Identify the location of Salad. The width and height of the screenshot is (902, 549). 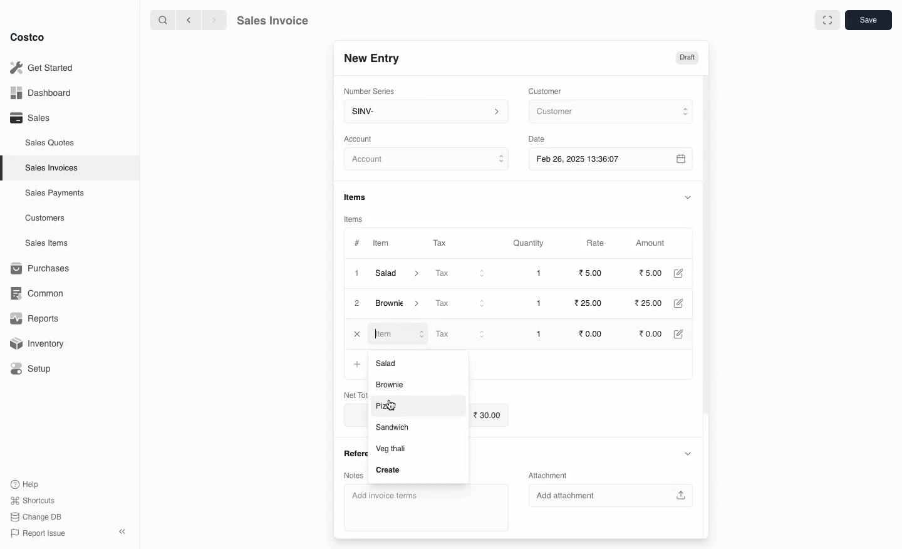
(391, 362).